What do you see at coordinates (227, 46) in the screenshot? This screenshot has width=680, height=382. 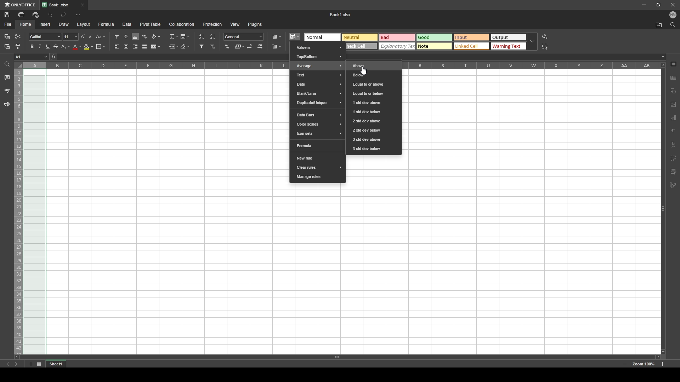 I see `percentage style` at bounding box center [227, 46].